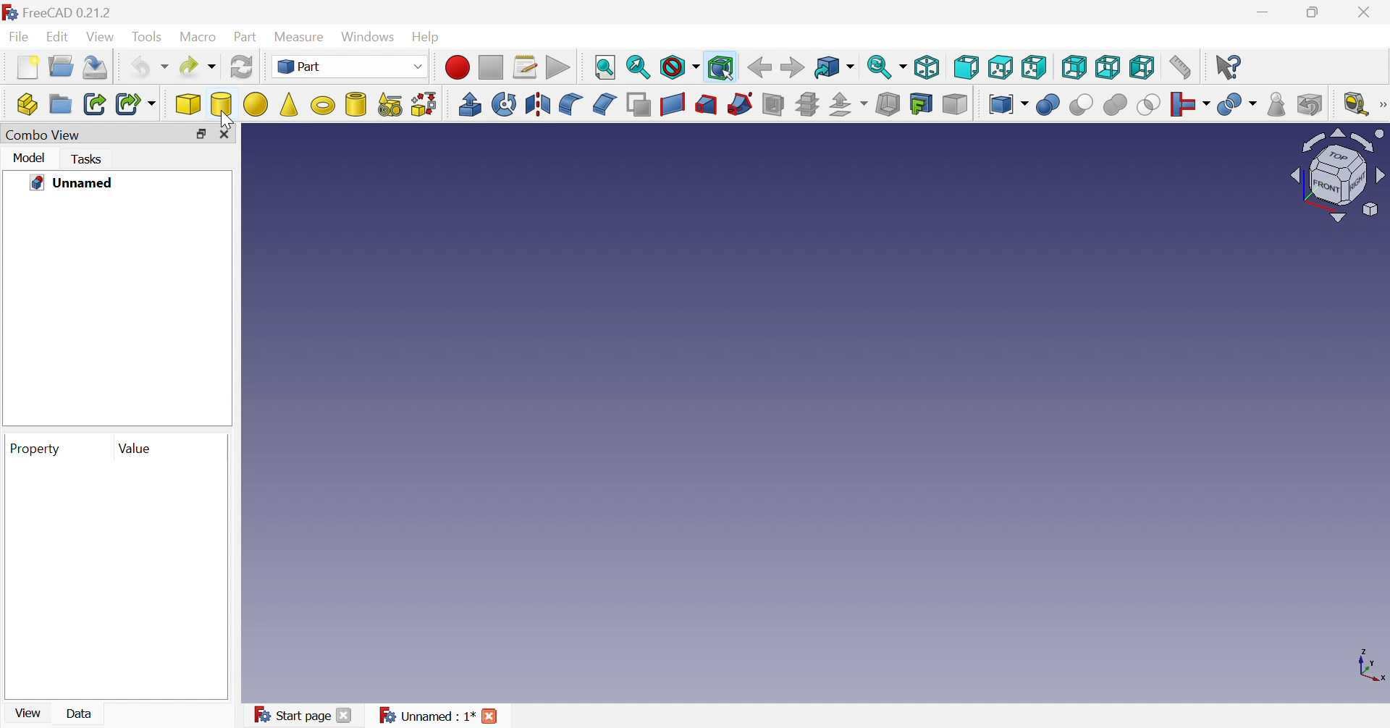 Image resolution: width=1390 pixels, height=728 pixels. Describe the element at coordinates (1366, 12) in the screenshot. I see `Close` at that location.